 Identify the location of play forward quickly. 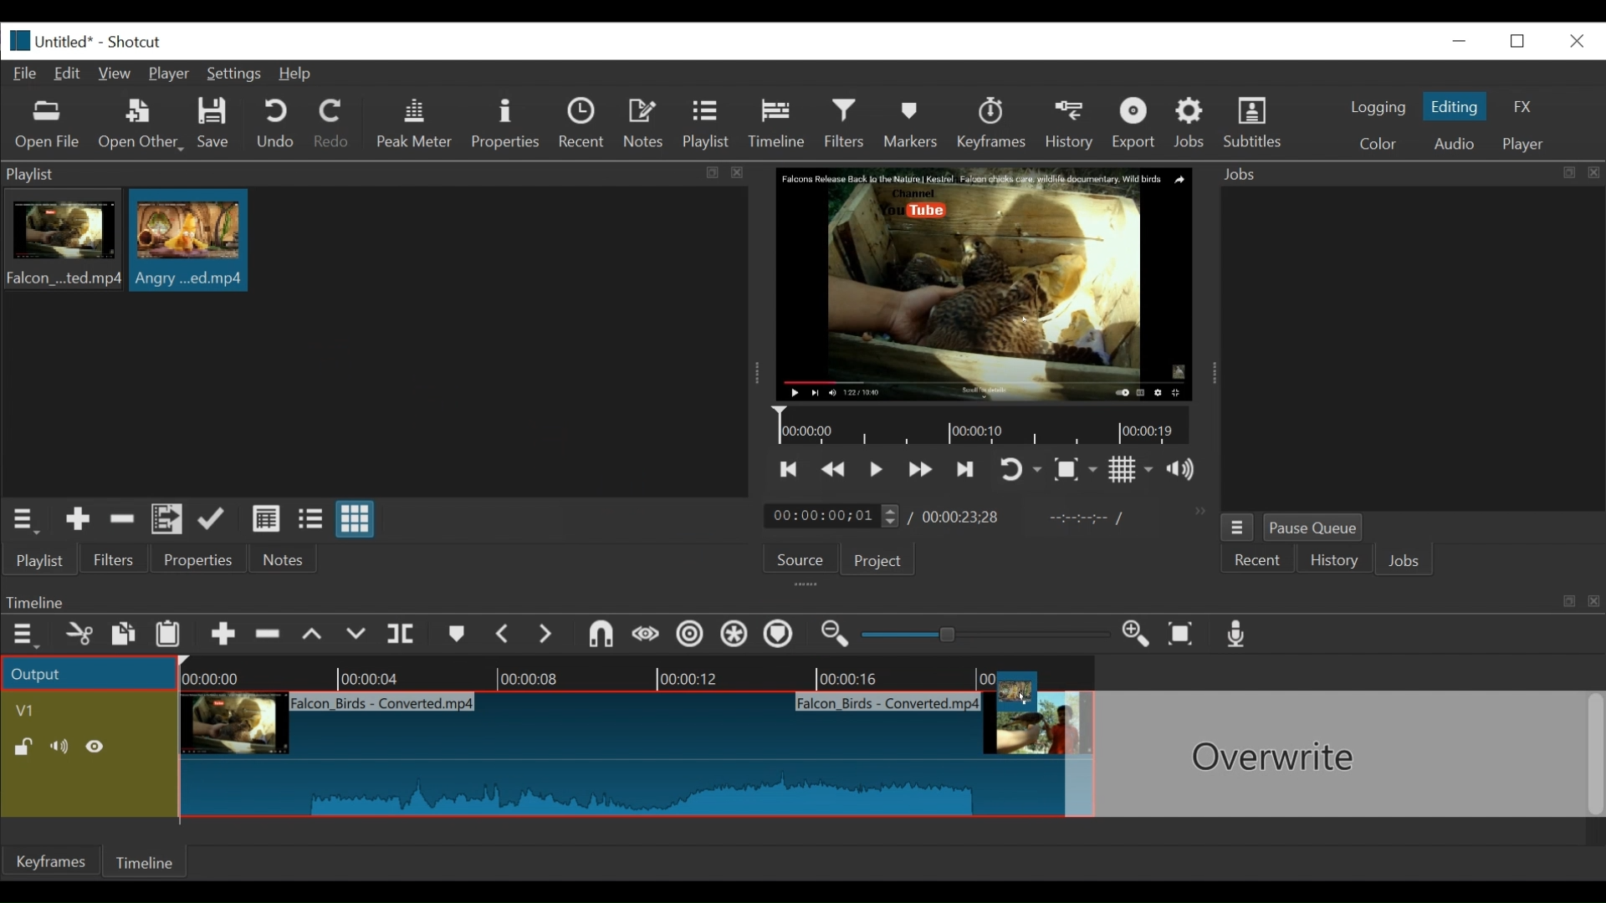
(923, 472).